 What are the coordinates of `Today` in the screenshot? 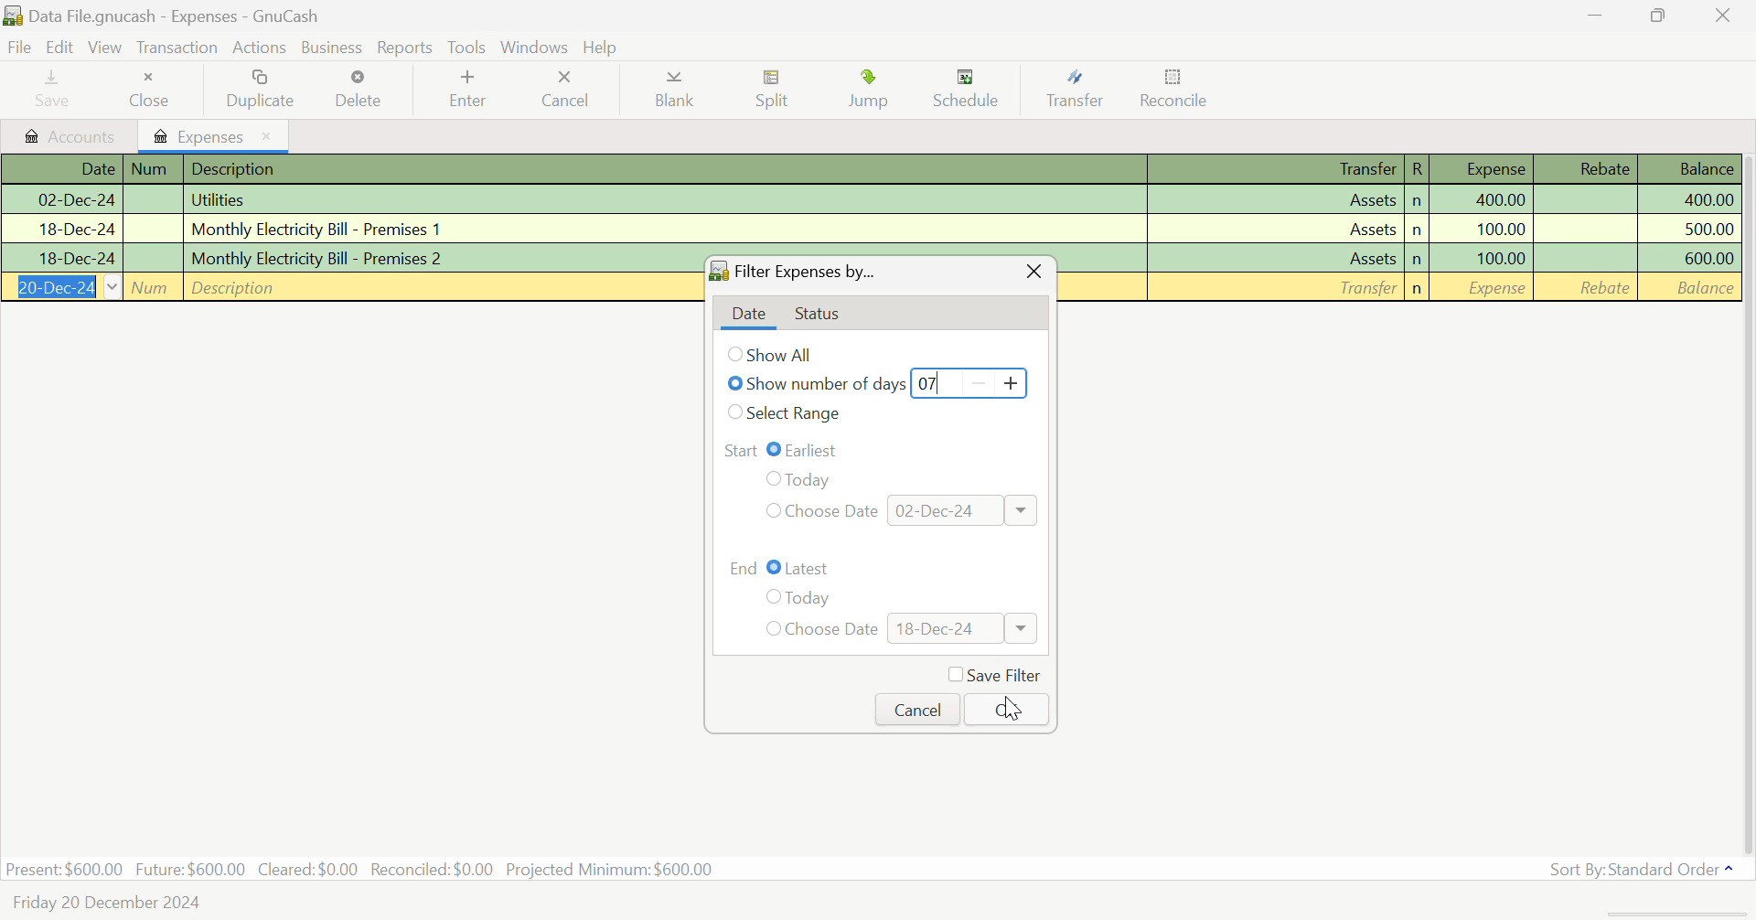 It's located at (799, 599).